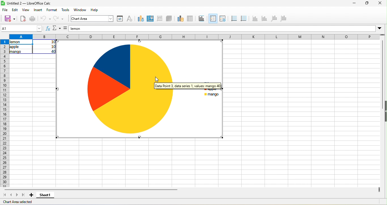  Describe the element at coordinates (46, 18) in the screenshot. I see `undo` at that location.